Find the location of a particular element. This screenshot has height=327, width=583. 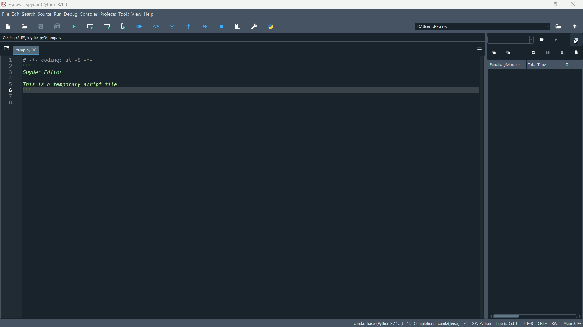

load profiling for comparison is located at coordinates (561, 53).